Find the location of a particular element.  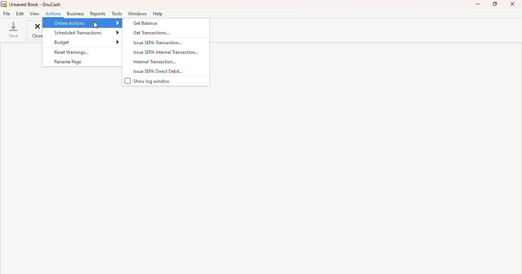

Get transactions is located at coordinates (169, 34).